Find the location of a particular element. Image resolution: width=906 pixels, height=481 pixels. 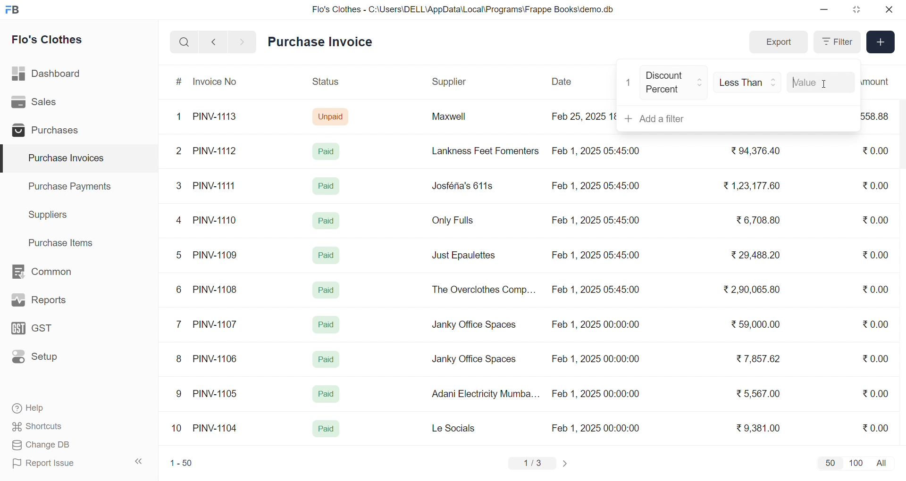

Common is located at coordinates (52, 272).